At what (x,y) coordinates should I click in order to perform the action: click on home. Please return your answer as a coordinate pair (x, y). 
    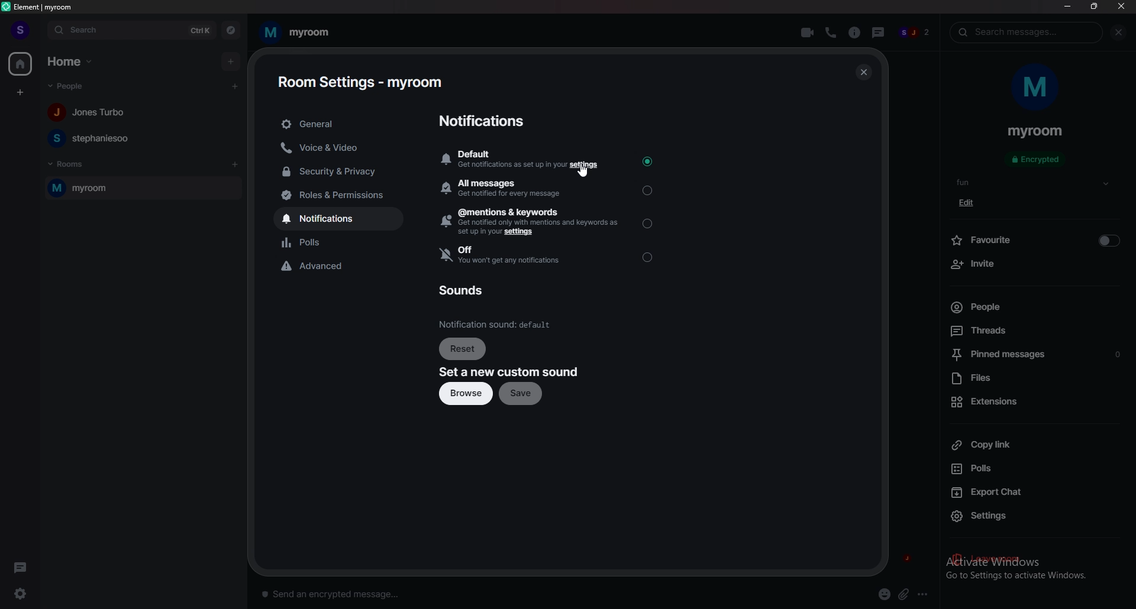
    Looking at the image, I should click on (20, 63).